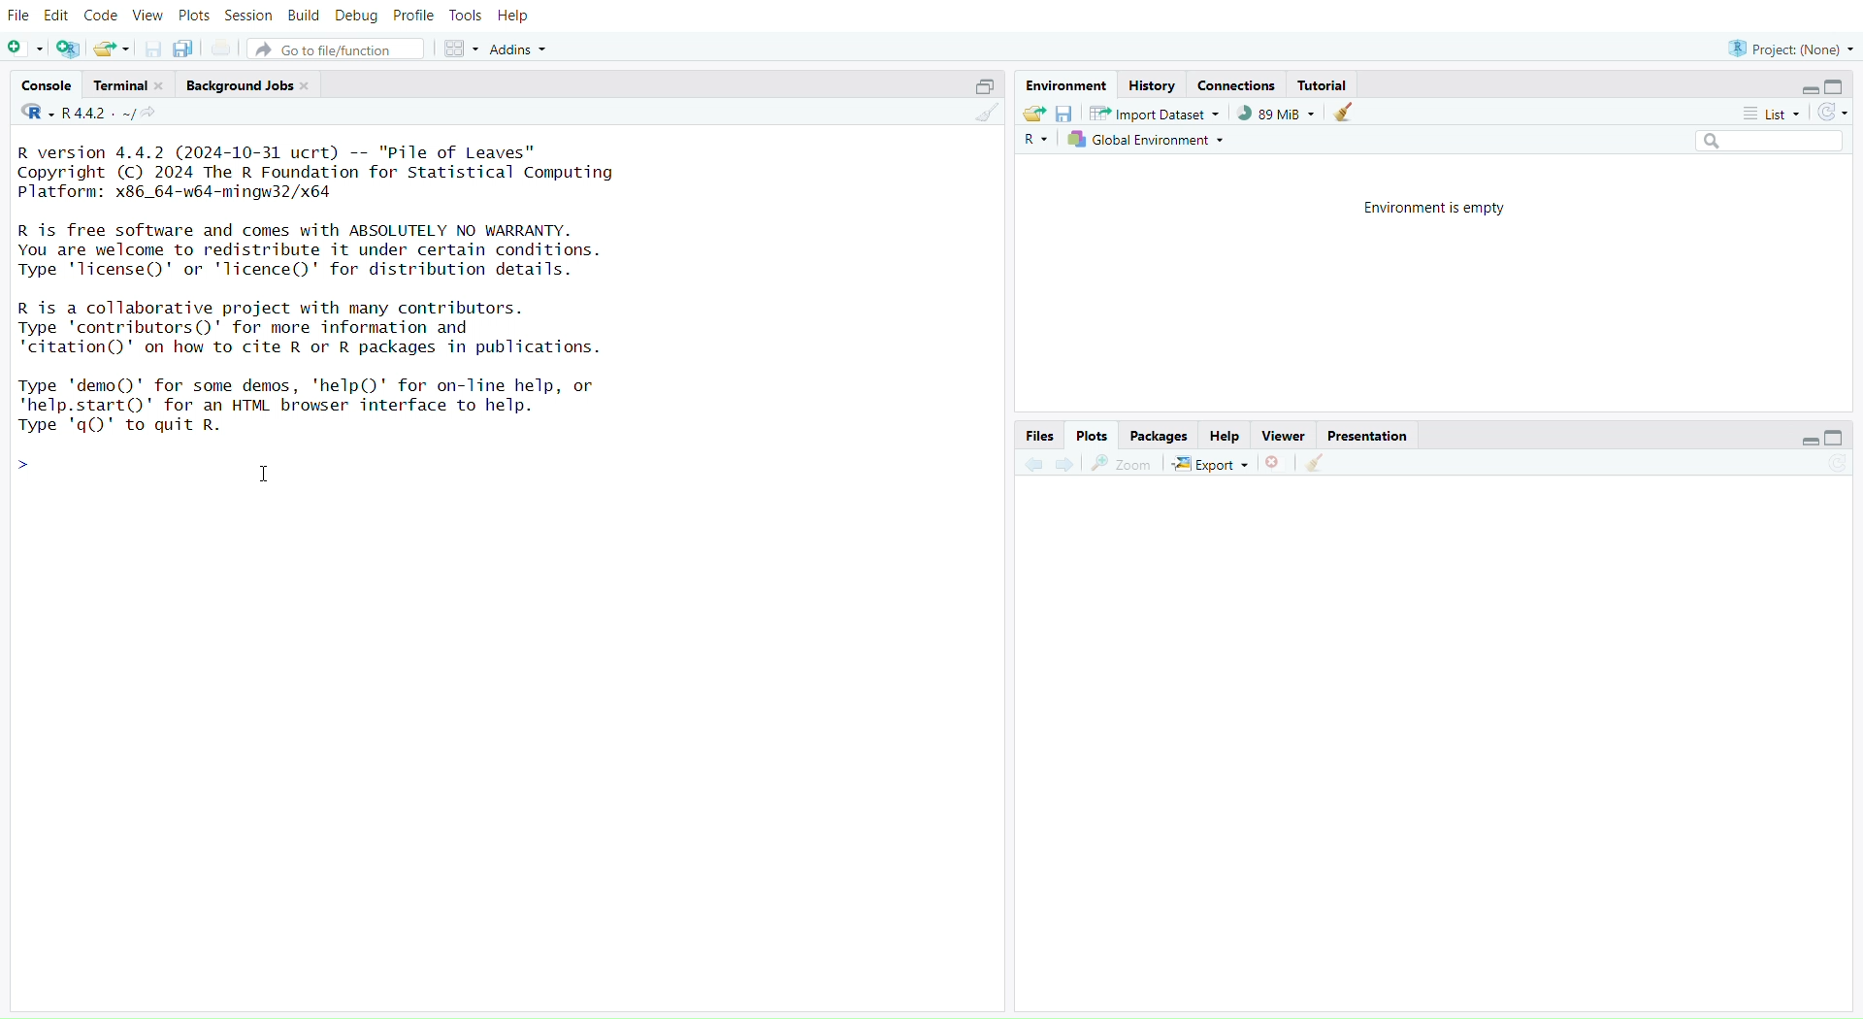 This screenshot has height=1019, width=1863. I want to click on Global environment, so click(1150, 141).